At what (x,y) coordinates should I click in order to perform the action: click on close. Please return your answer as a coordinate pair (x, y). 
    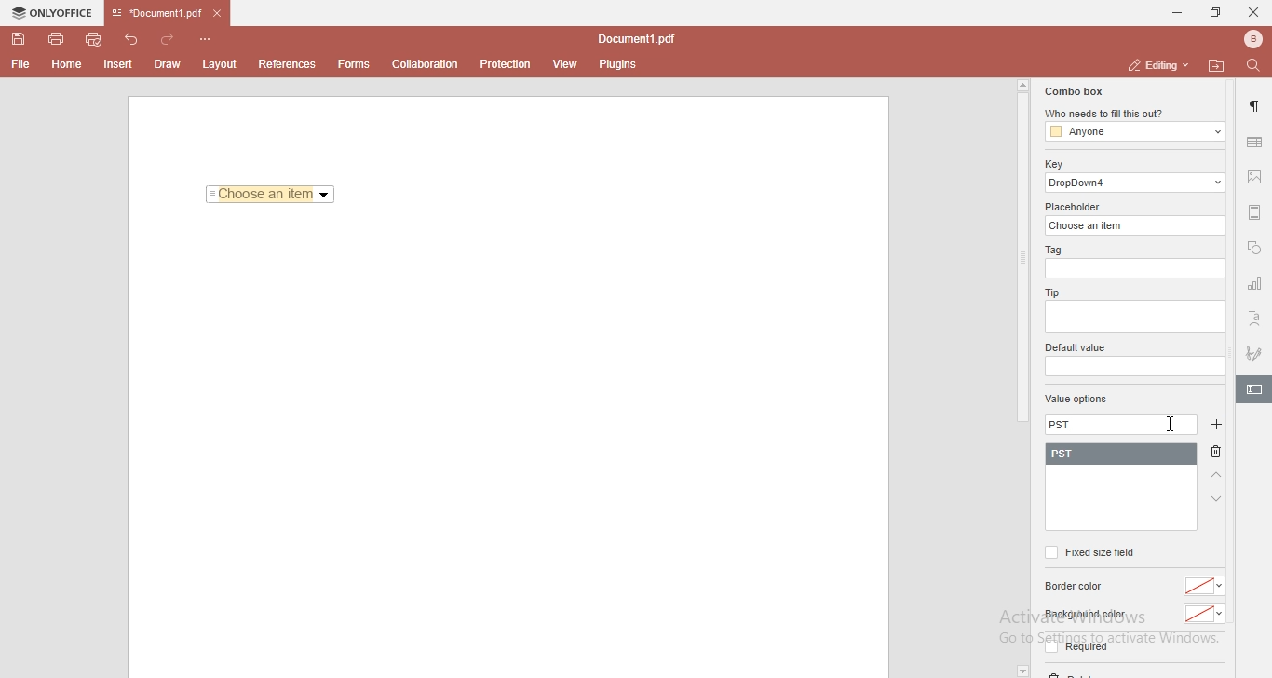
    Looking at the image, I should click on (1253, 11).